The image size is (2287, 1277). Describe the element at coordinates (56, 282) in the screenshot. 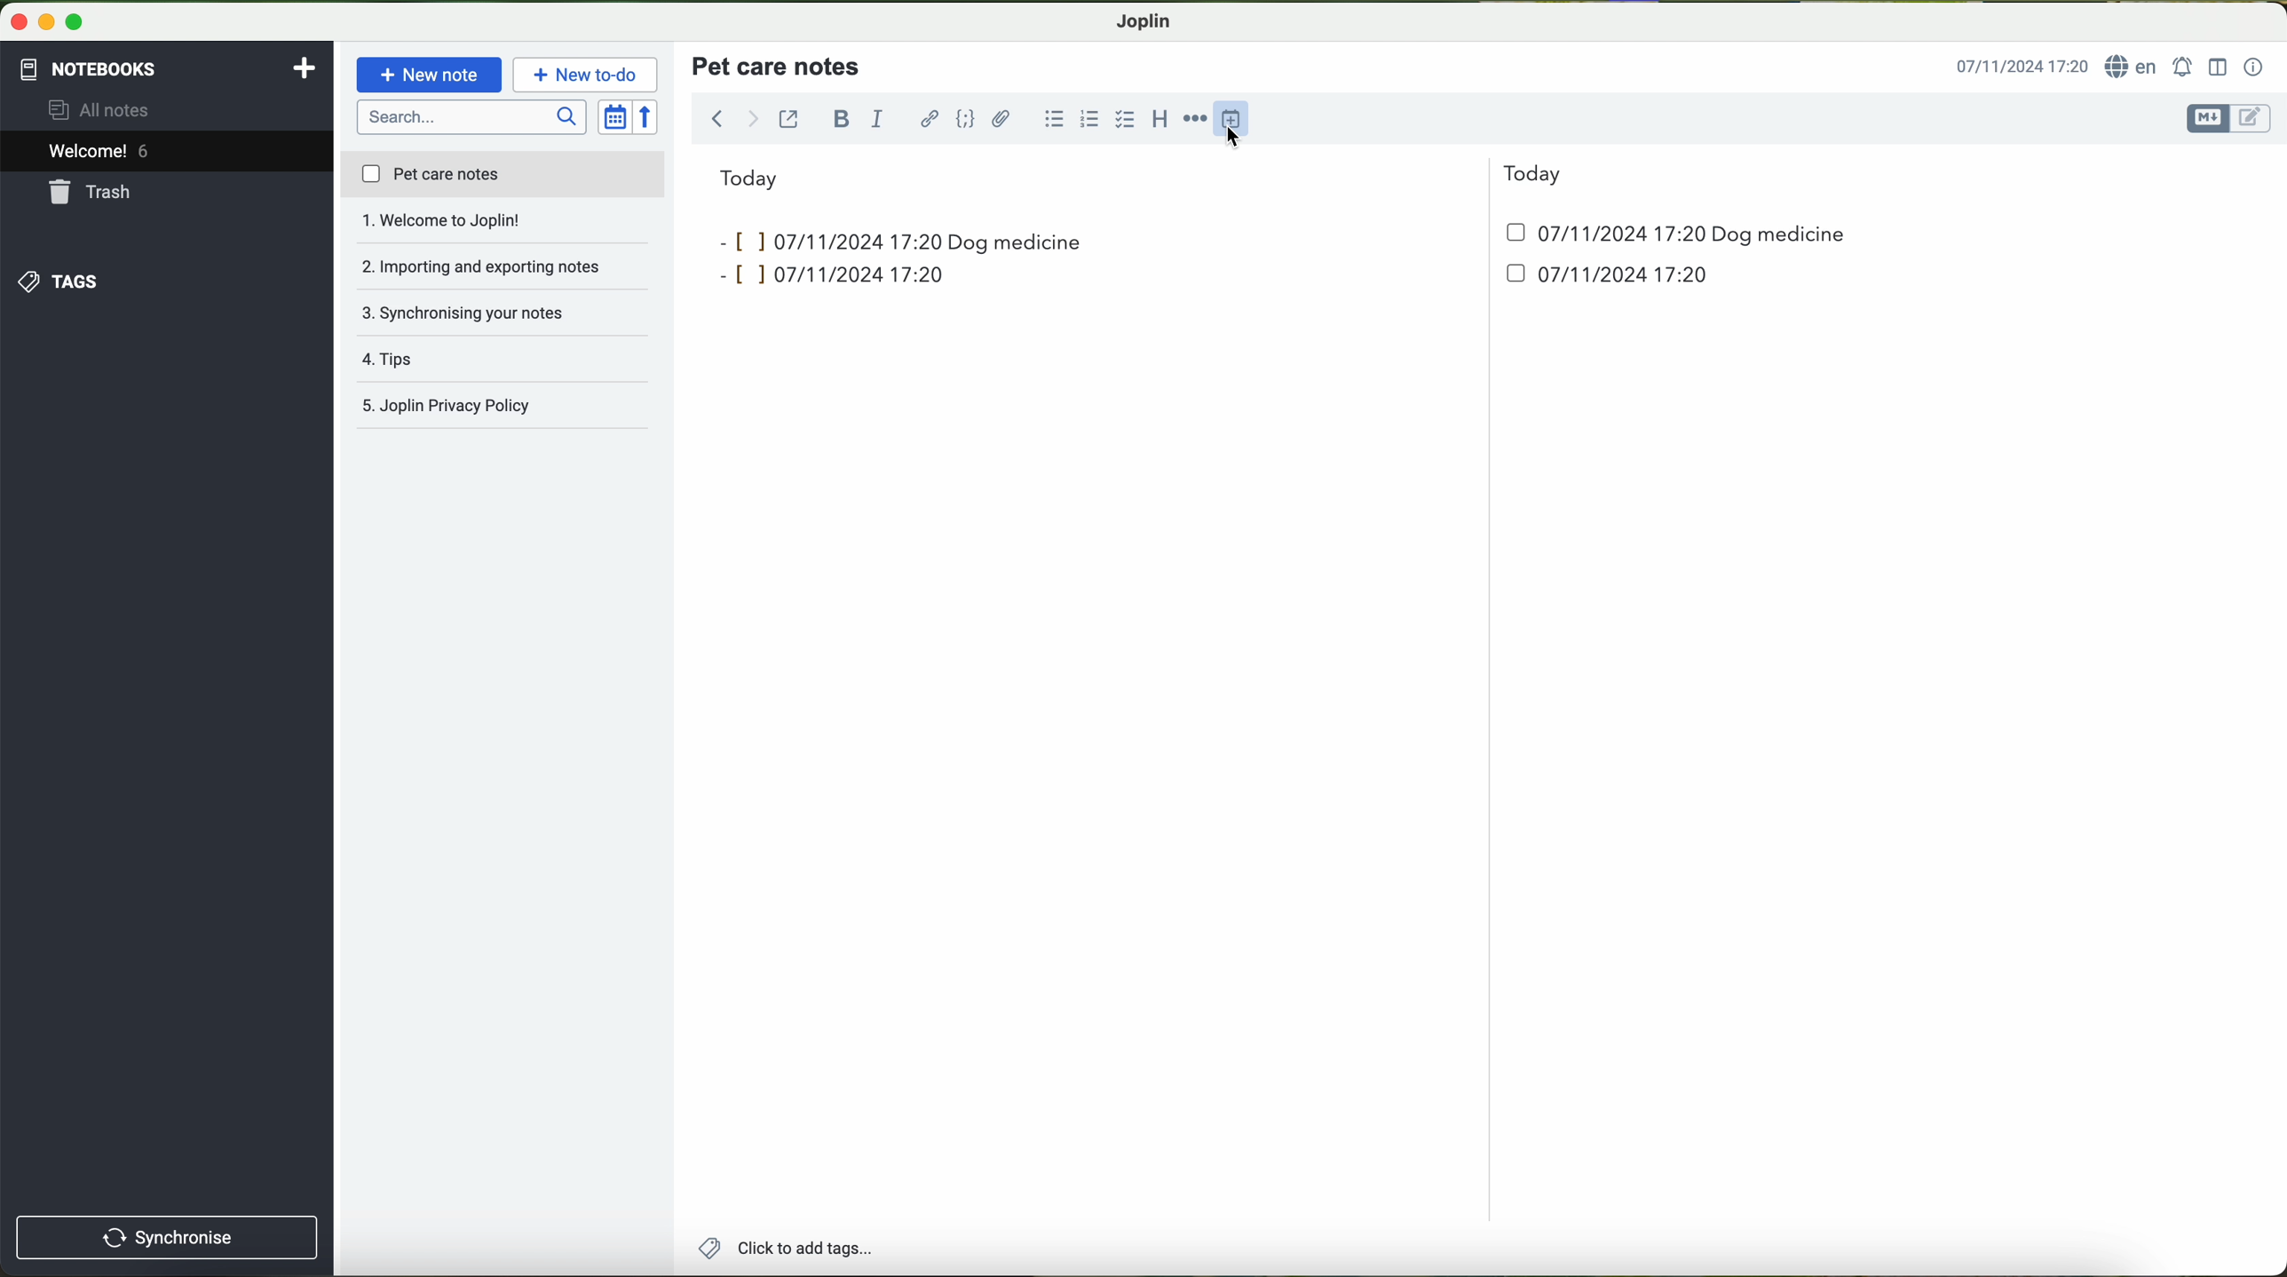

I see `tags` at that location.